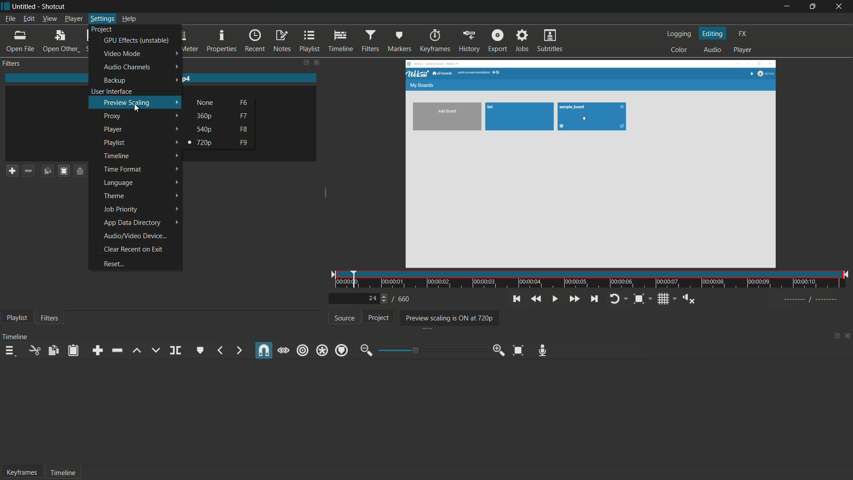  Describe the element at coordinates (840, 6) in the screenshot. I see `close app` at that location.